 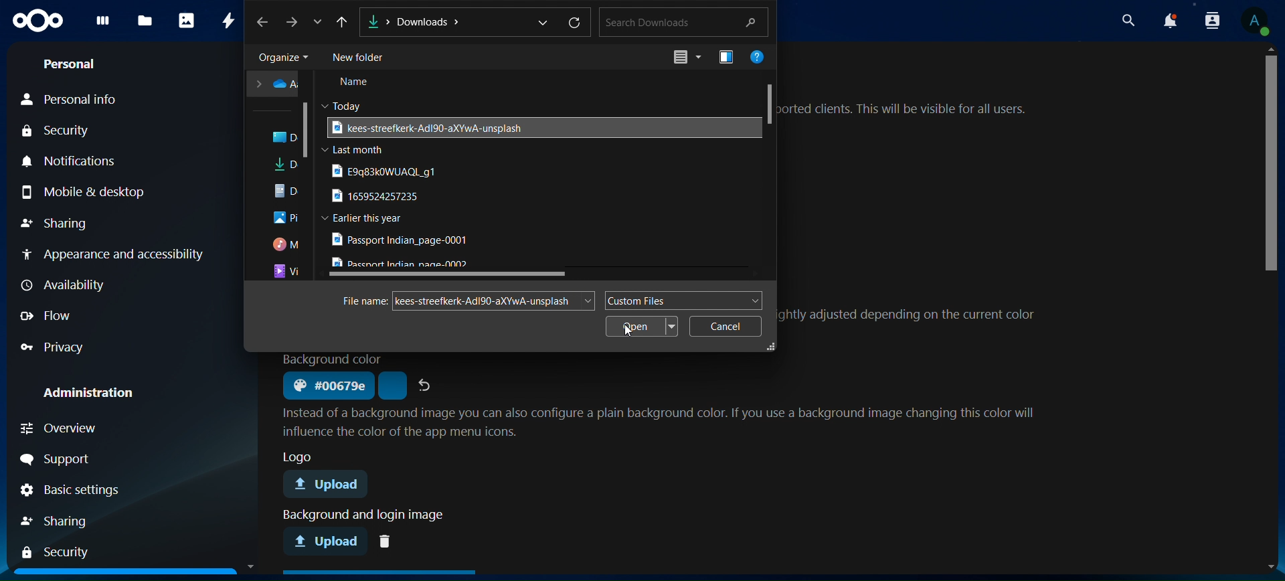 What do you see at coordinates (98, 388) in the screenshot?
I see `administration` at bounding box center [98, 388].